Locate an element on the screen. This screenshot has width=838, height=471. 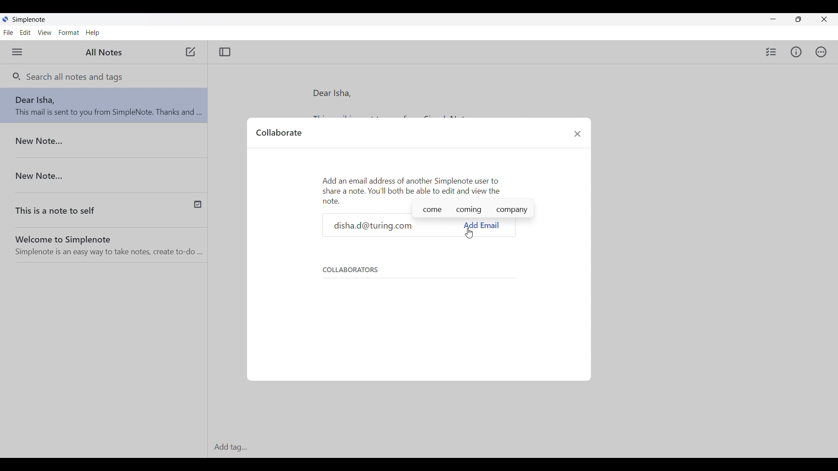
Collaborate is located at coordinates (278, 132).